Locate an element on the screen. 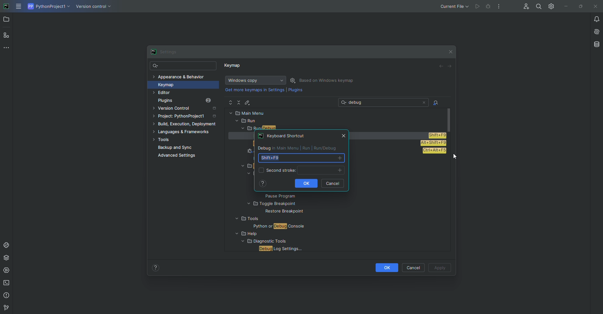  SHORTCUT INFORMATION is located at coordinates (300, 148).